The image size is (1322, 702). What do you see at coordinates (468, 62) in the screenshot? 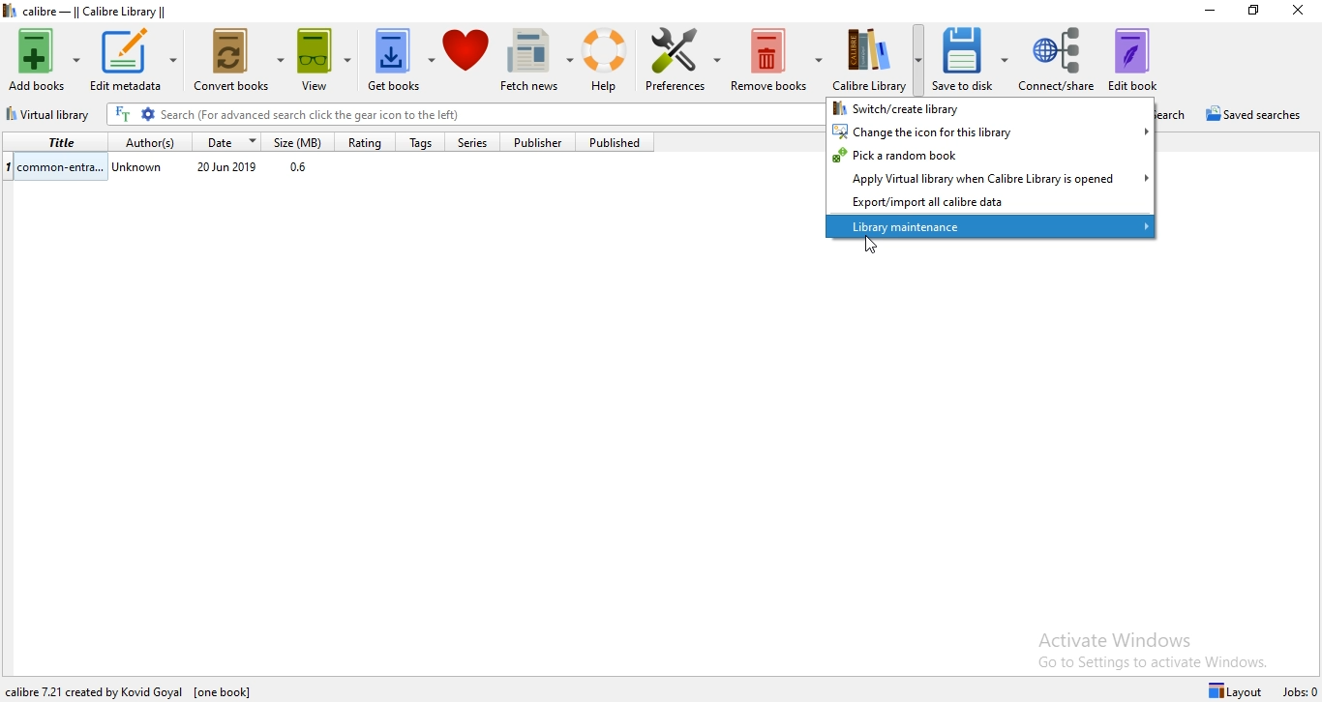
I see `Donate to calibre` at bounding box center [468, 62].